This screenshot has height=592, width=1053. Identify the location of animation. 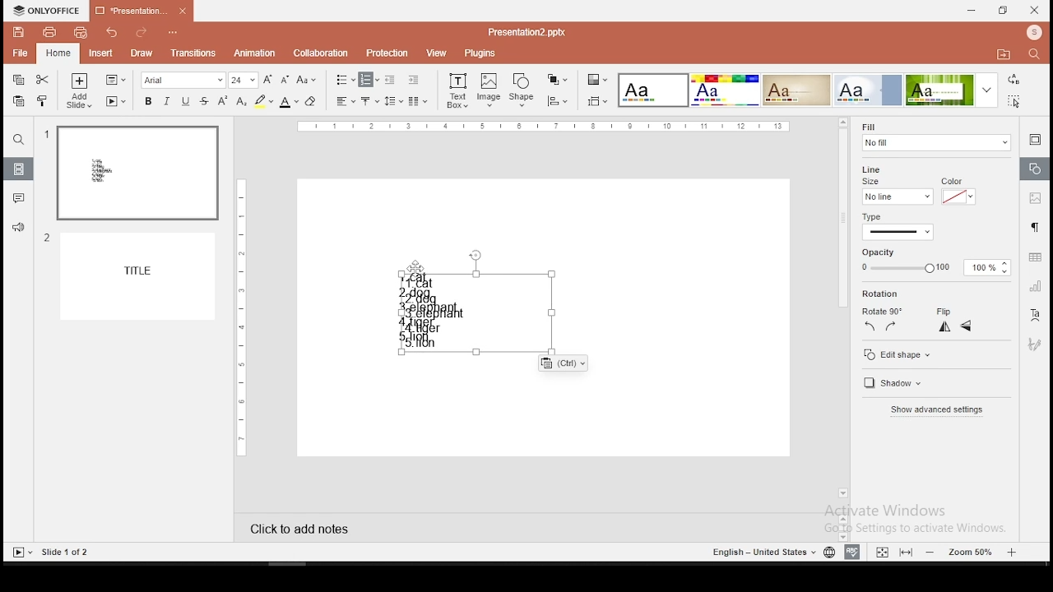
(256, 53).